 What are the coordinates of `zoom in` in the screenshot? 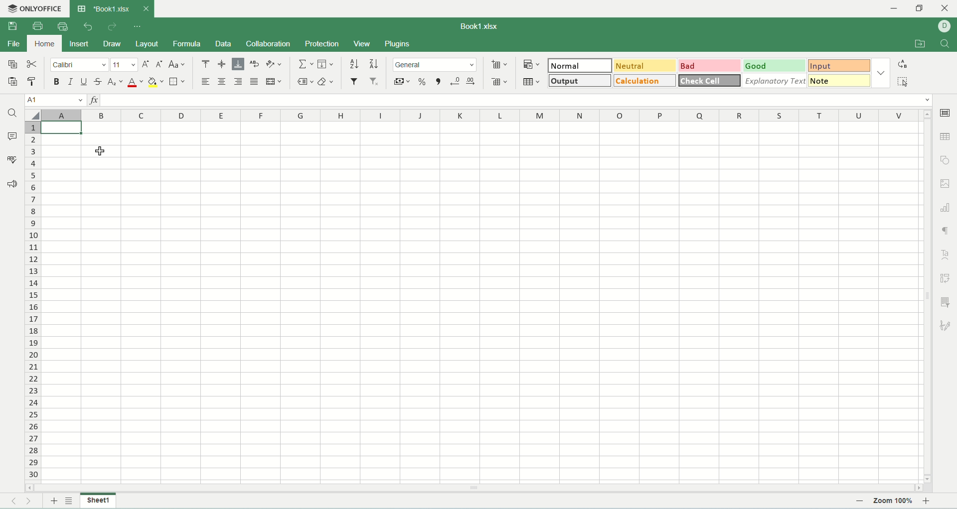 It's located at (928, 501).